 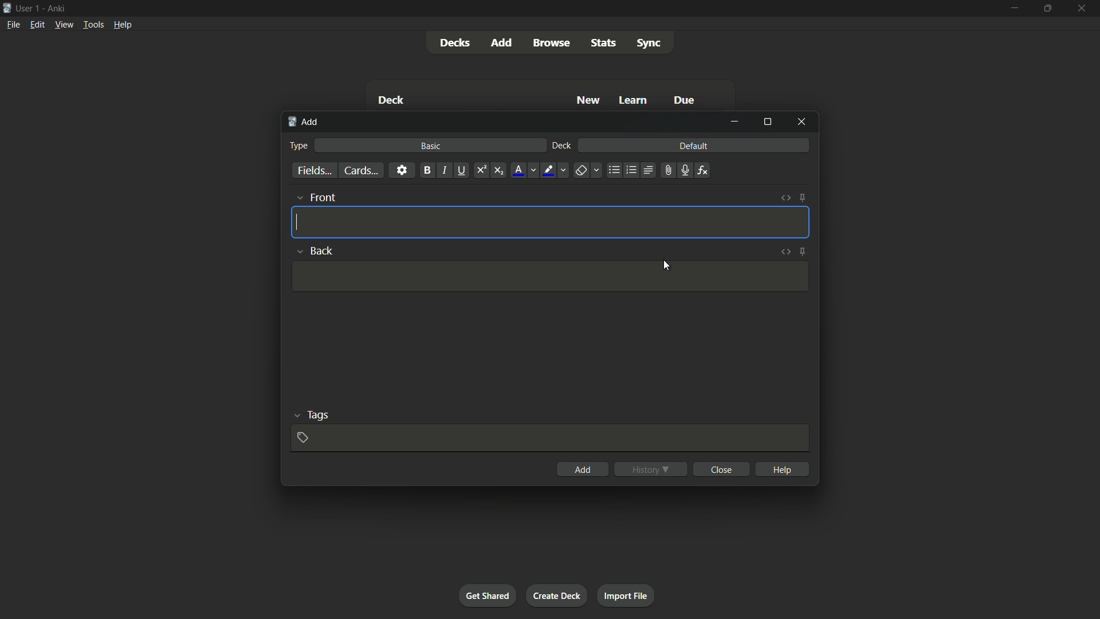 I want to click on add, so click(x=584, y=469).